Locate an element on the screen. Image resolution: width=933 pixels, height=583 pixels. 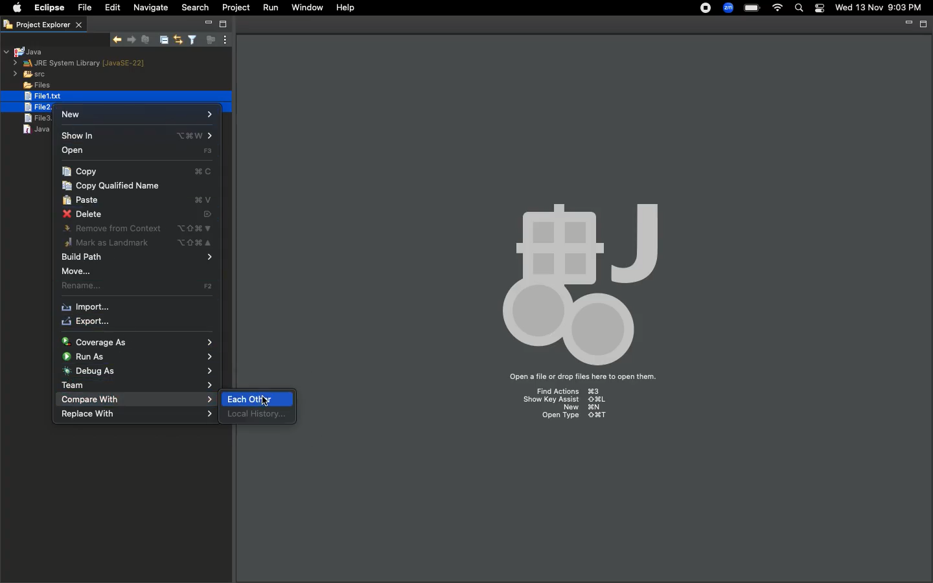
Date/time is located at coordinates (880, 8).